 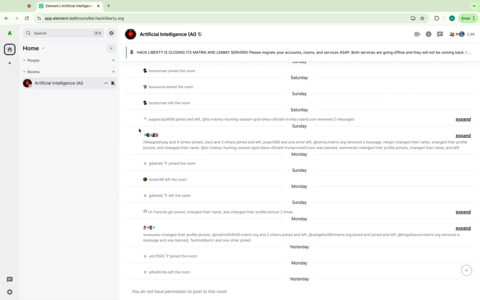 I want to click on Message, so click(x=269, y=119).